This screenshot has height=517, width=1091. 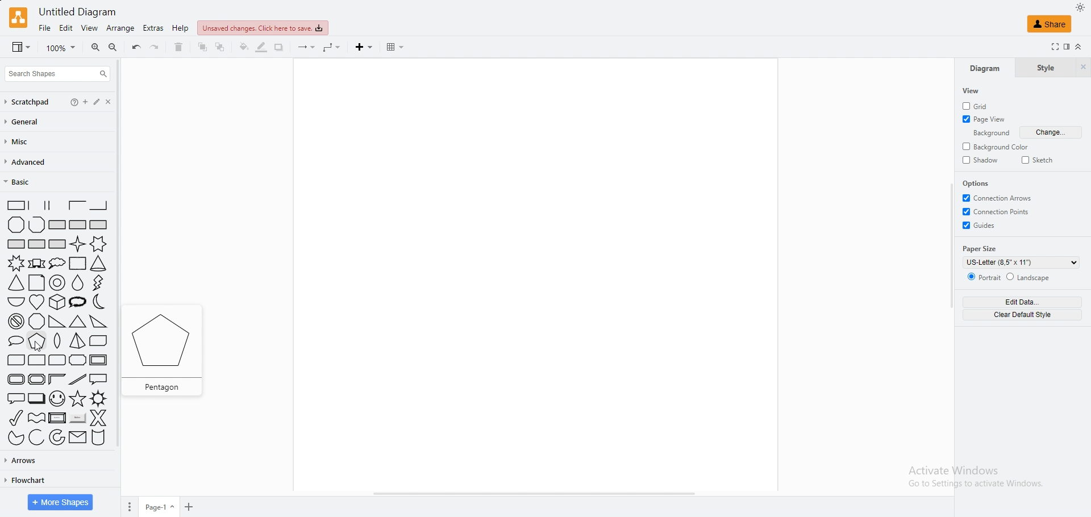 I want to click on arc, so click(x=36, y=437).